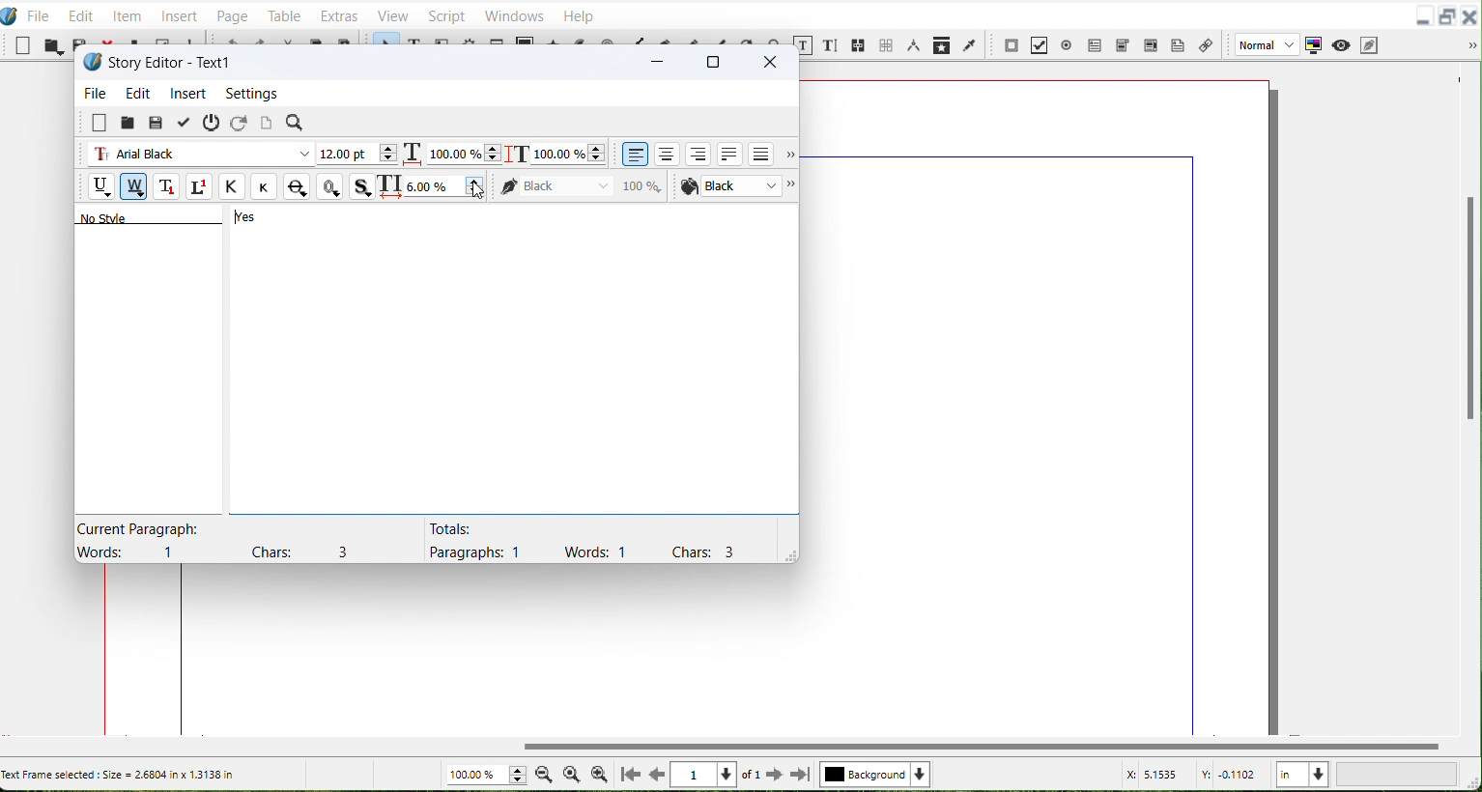  I want to click on Edit in preview Mode, so click(1370, 44).